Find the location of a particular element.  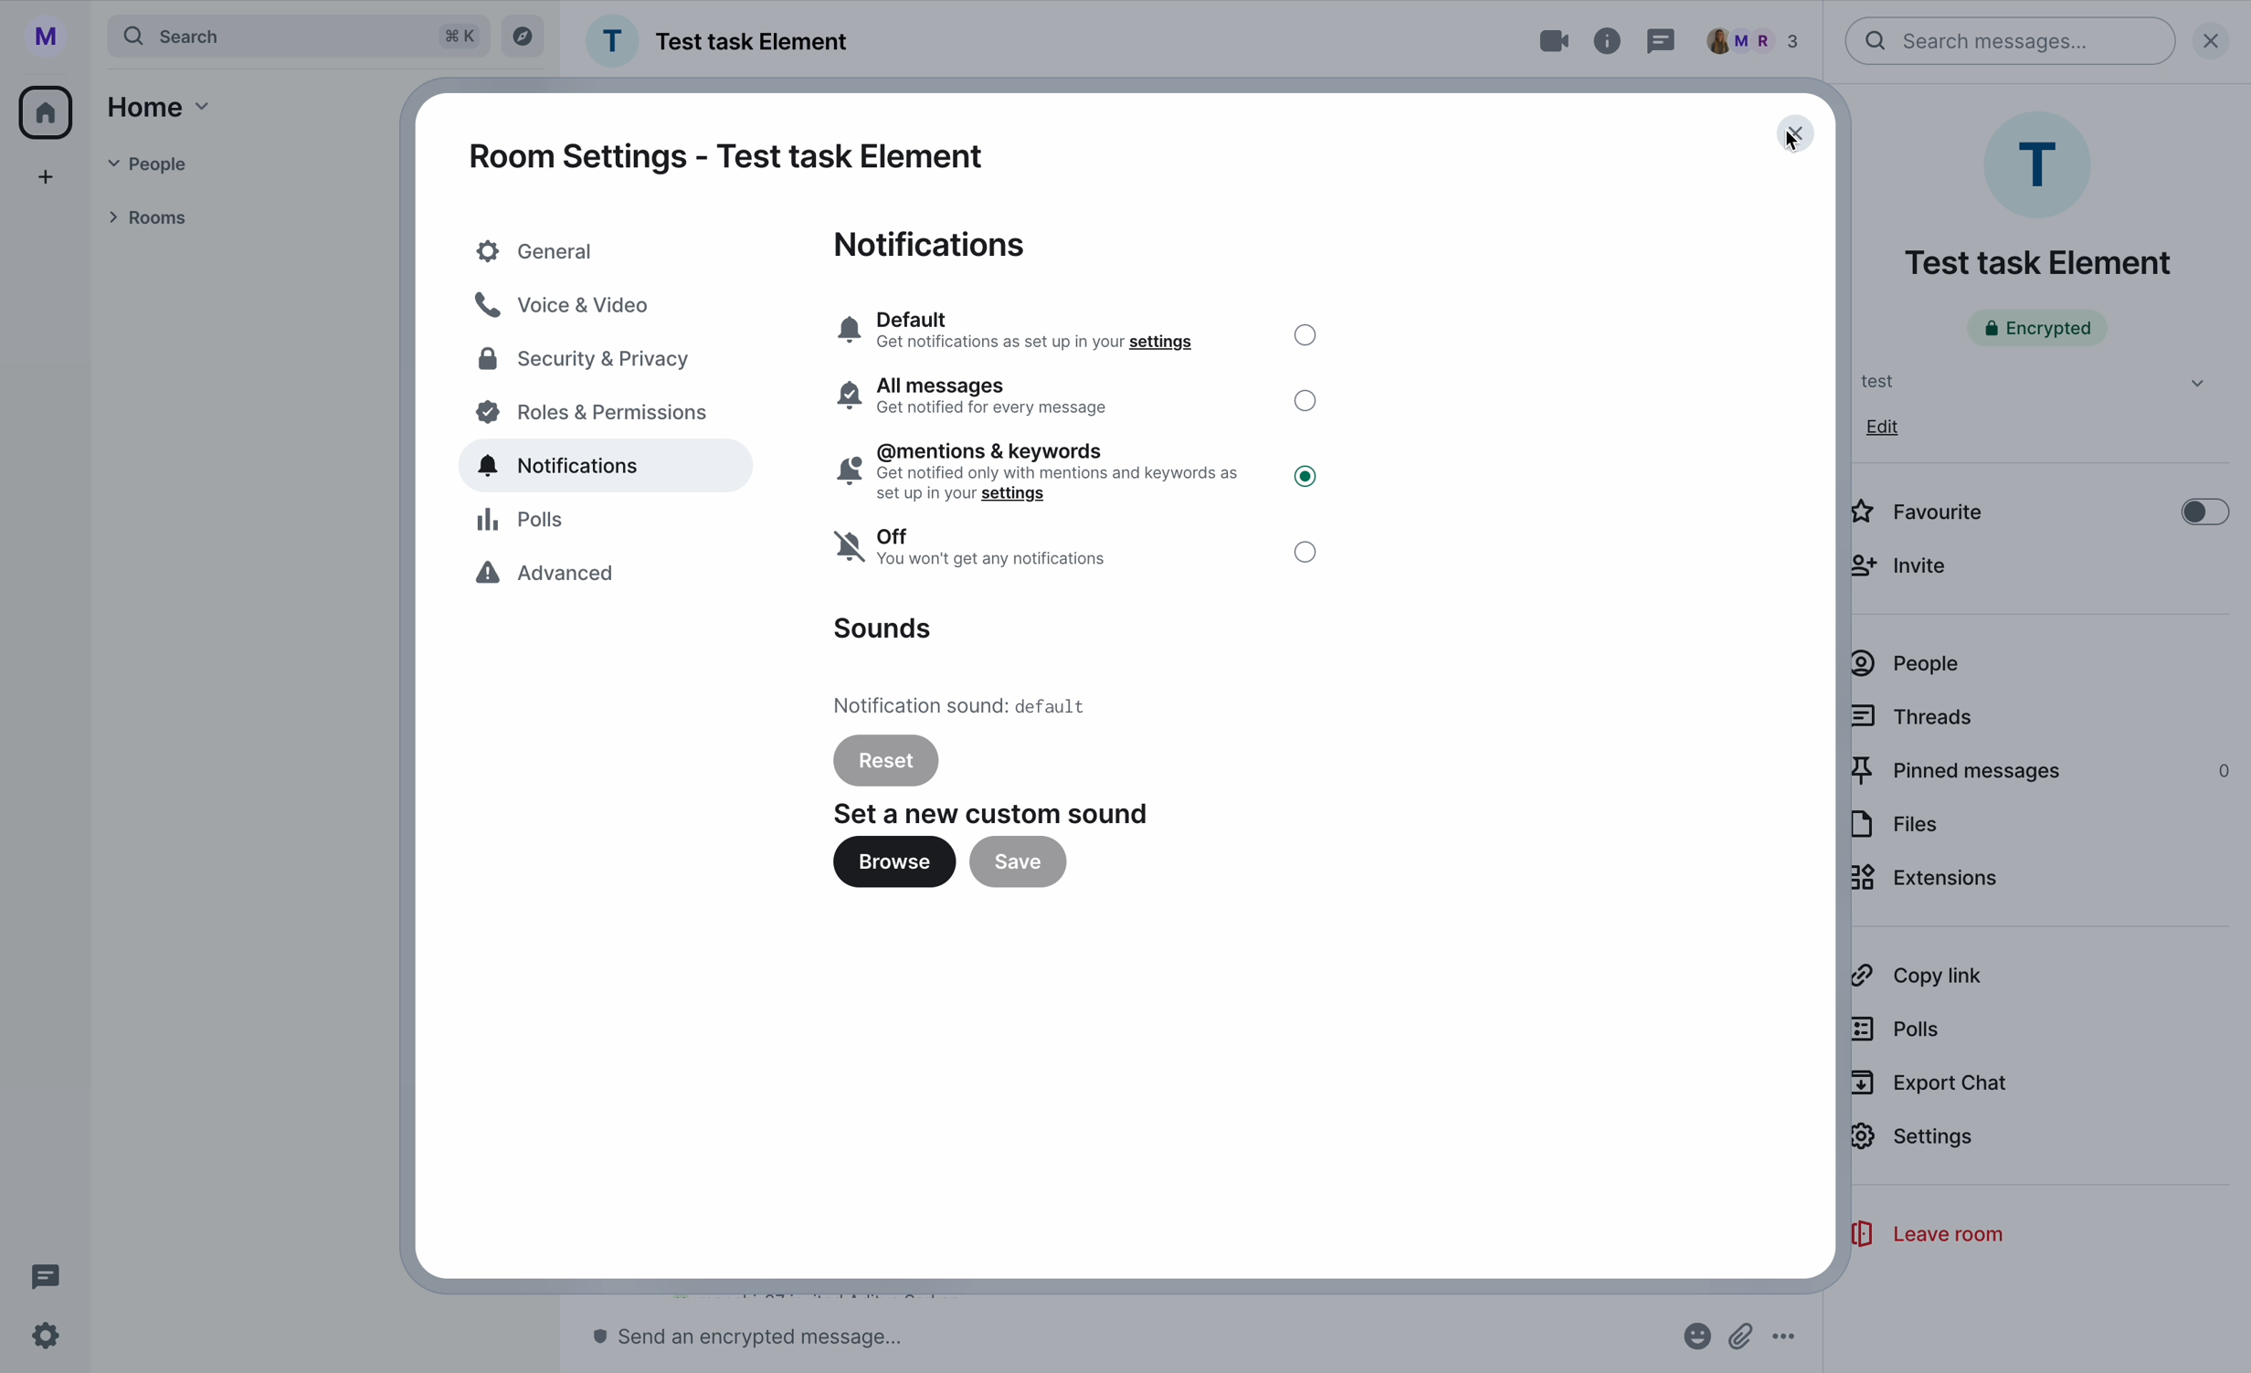

attach file is located at coordinates (1743, 1336).